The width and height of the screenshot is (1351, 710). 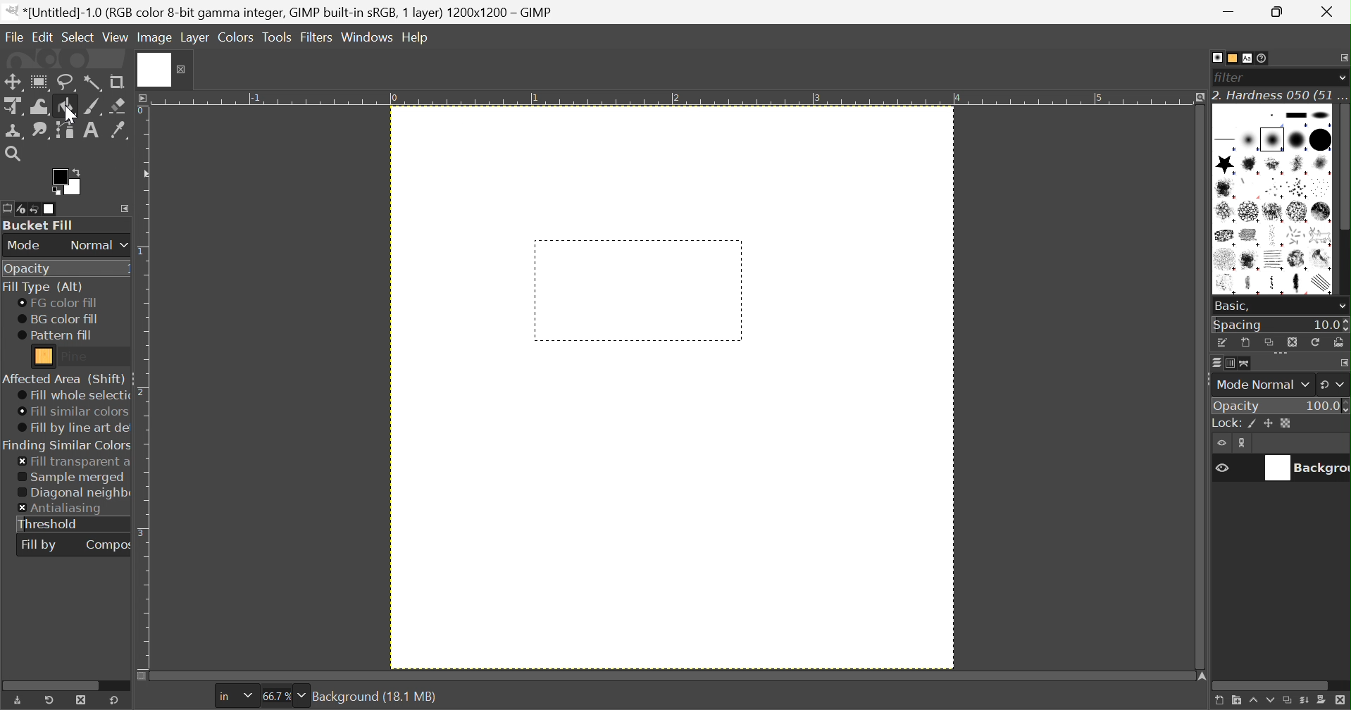 I want to click on vertical , so click(x=1343, y=201).